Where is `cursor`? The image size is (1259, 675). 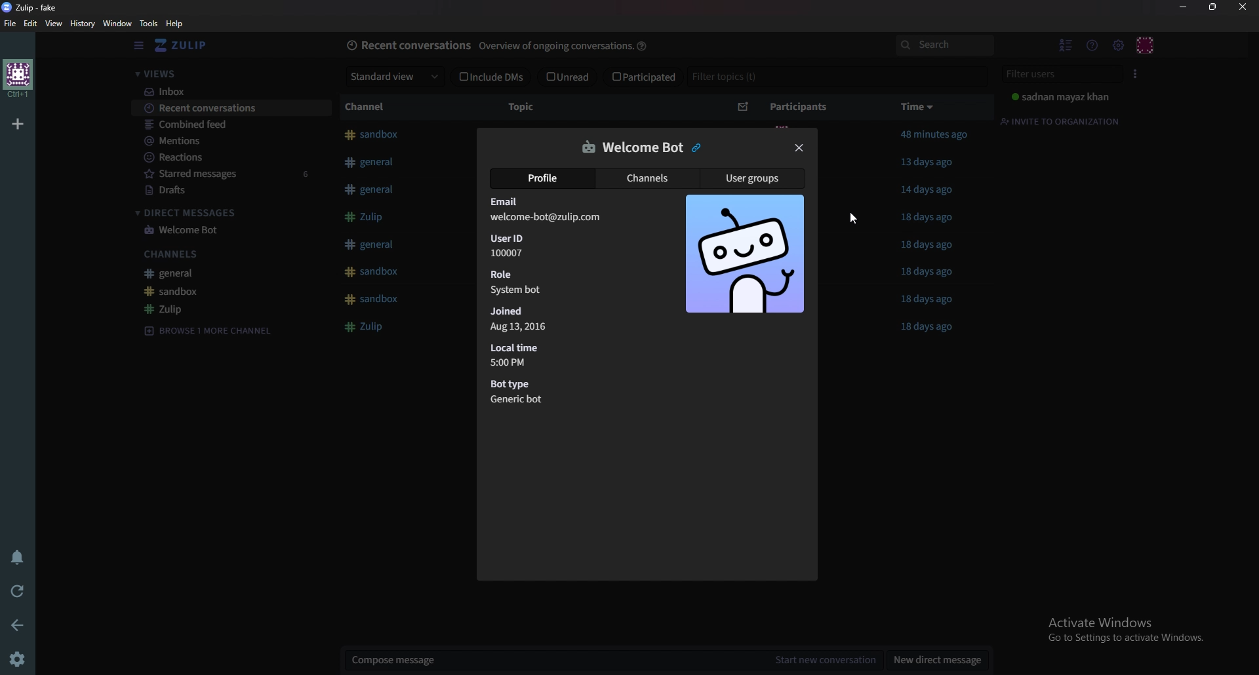 cursor is located at coordinates (852, 217).